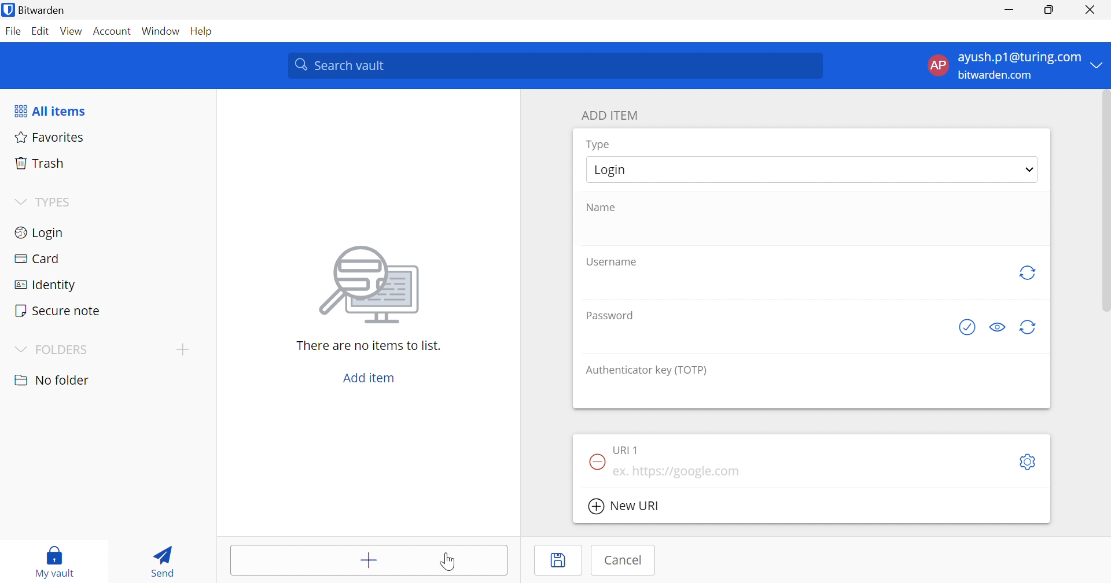 The width and height of the screenshot is (1111, 583). What do you see at coordinates (996, 76) in the screenshot?
I see `bitwarden.com` at bounding box center [996, 76].